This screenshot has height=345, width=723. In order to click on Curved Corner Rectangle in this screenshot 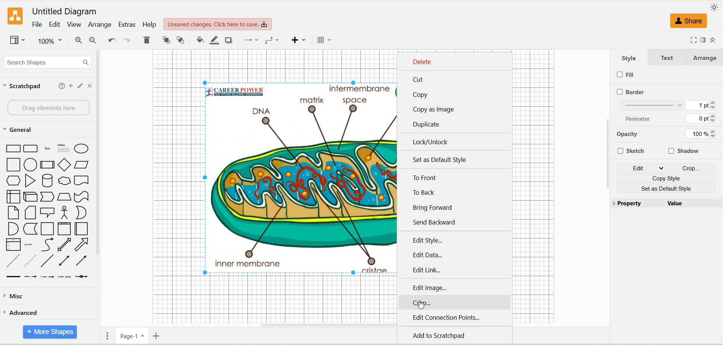, I will do `click(31, 149)`.